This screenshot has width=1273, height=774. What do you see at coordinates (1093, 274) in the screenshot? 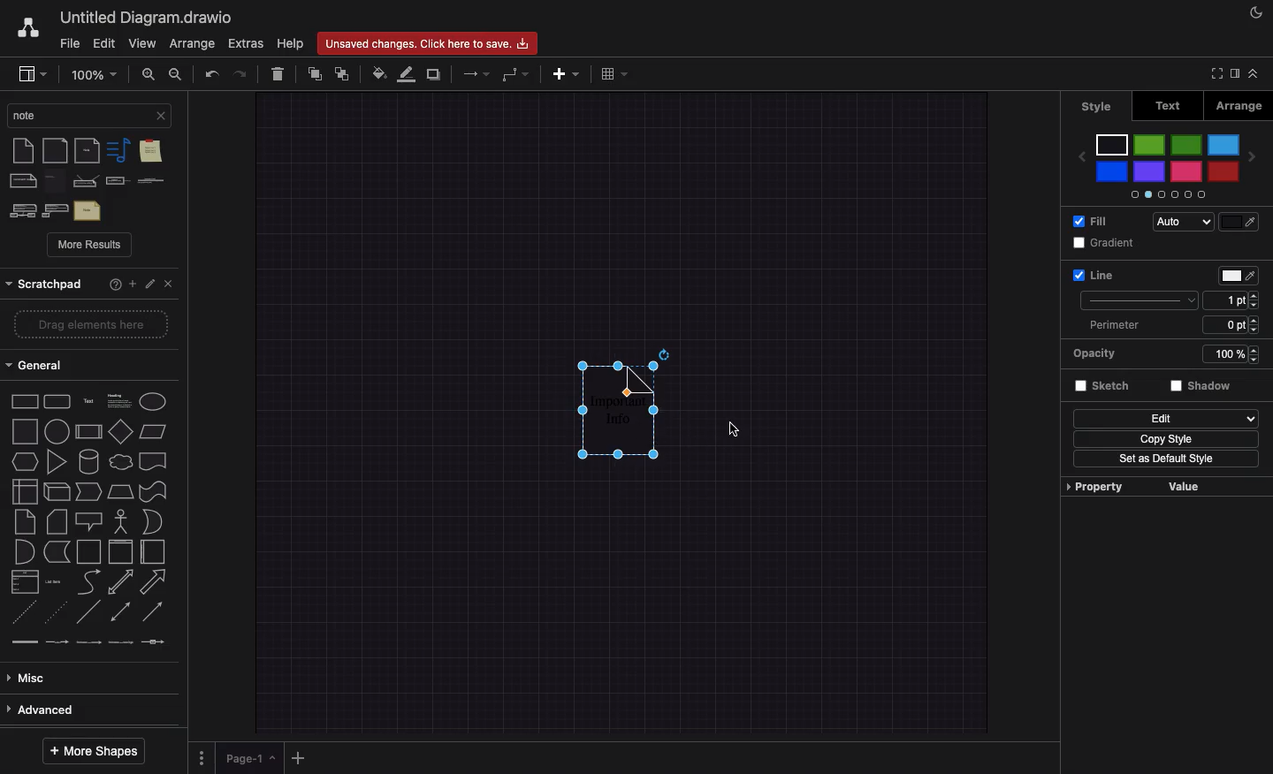
I see `Line` at bounding box center [1093, 274].